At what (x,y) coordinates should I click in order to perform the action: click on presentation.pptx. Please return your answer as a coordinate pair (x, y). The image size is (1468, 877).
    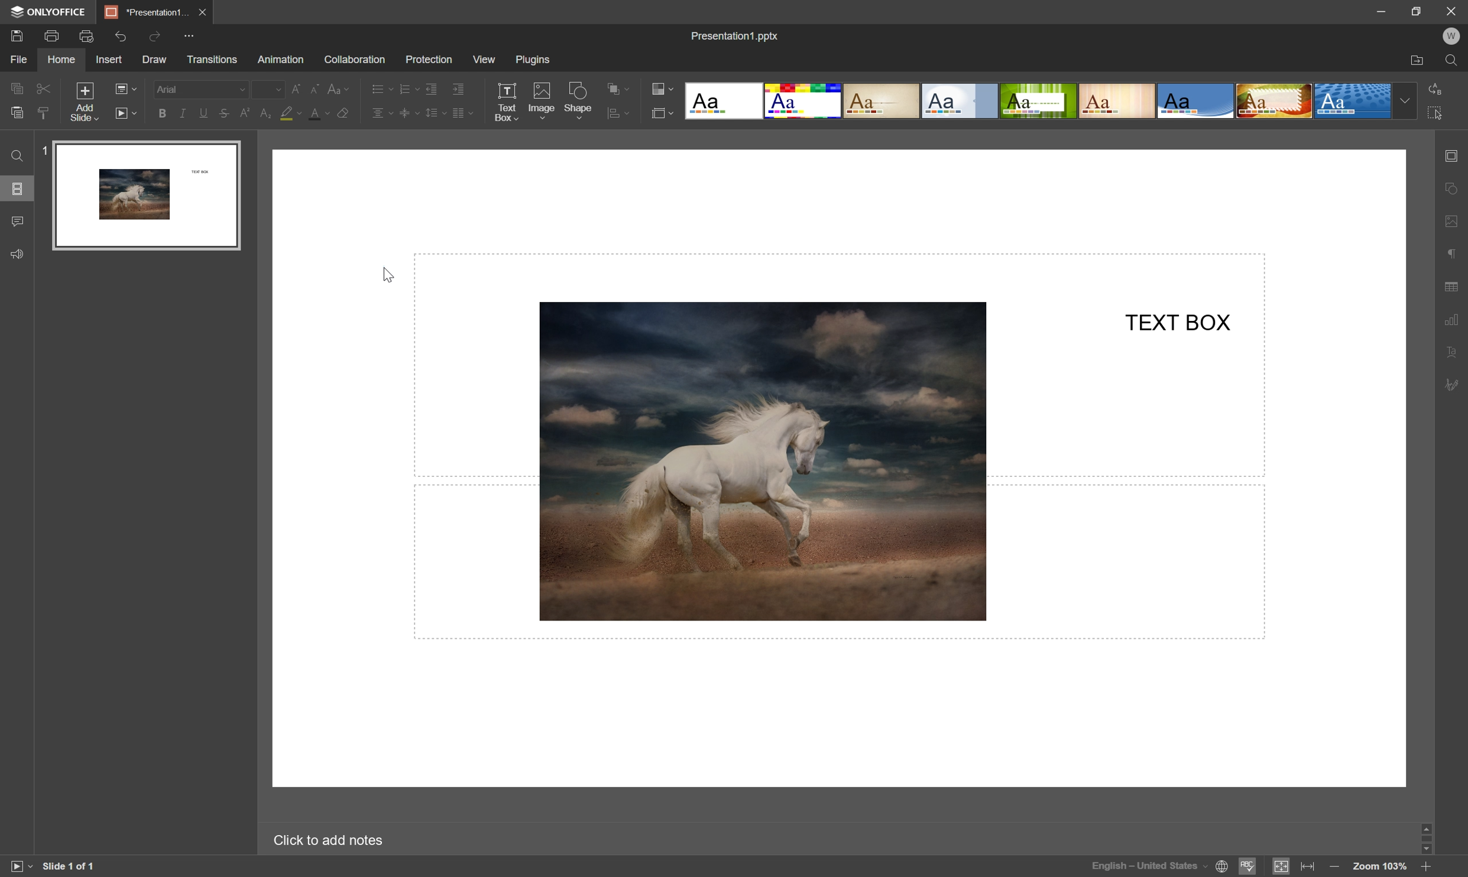
    Looking at the image, I should click on (734, 35).